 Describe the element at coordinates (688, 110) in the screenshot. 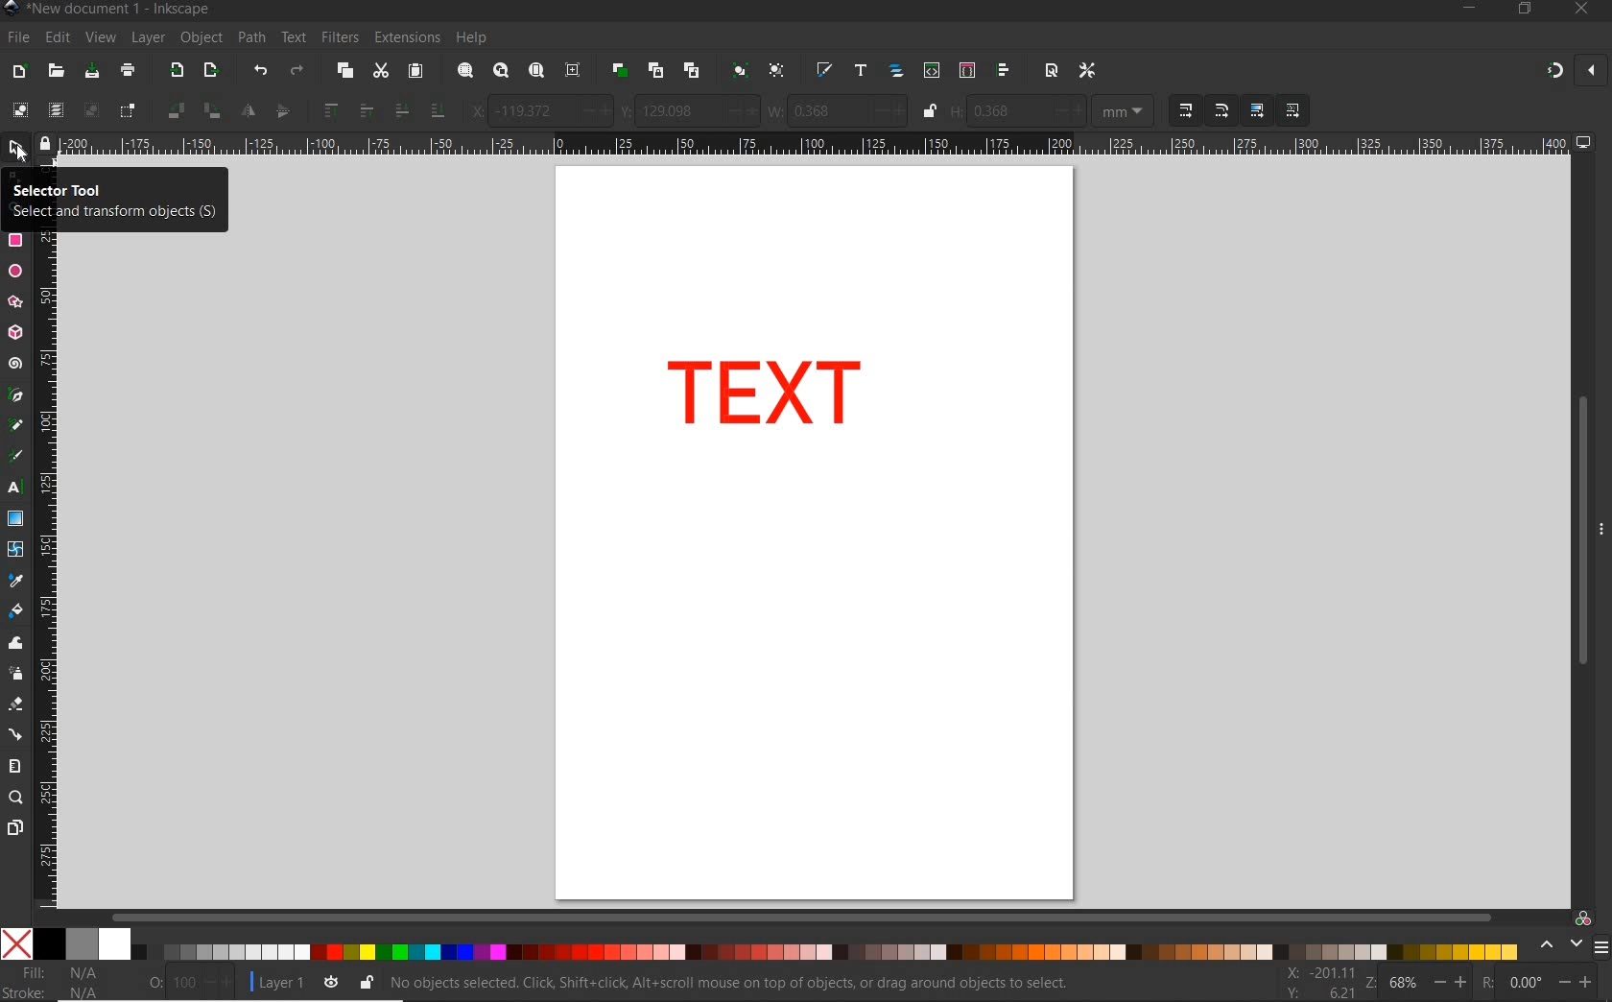

I see `VERTICAL COORDINATE OF SELECTION` at that location.